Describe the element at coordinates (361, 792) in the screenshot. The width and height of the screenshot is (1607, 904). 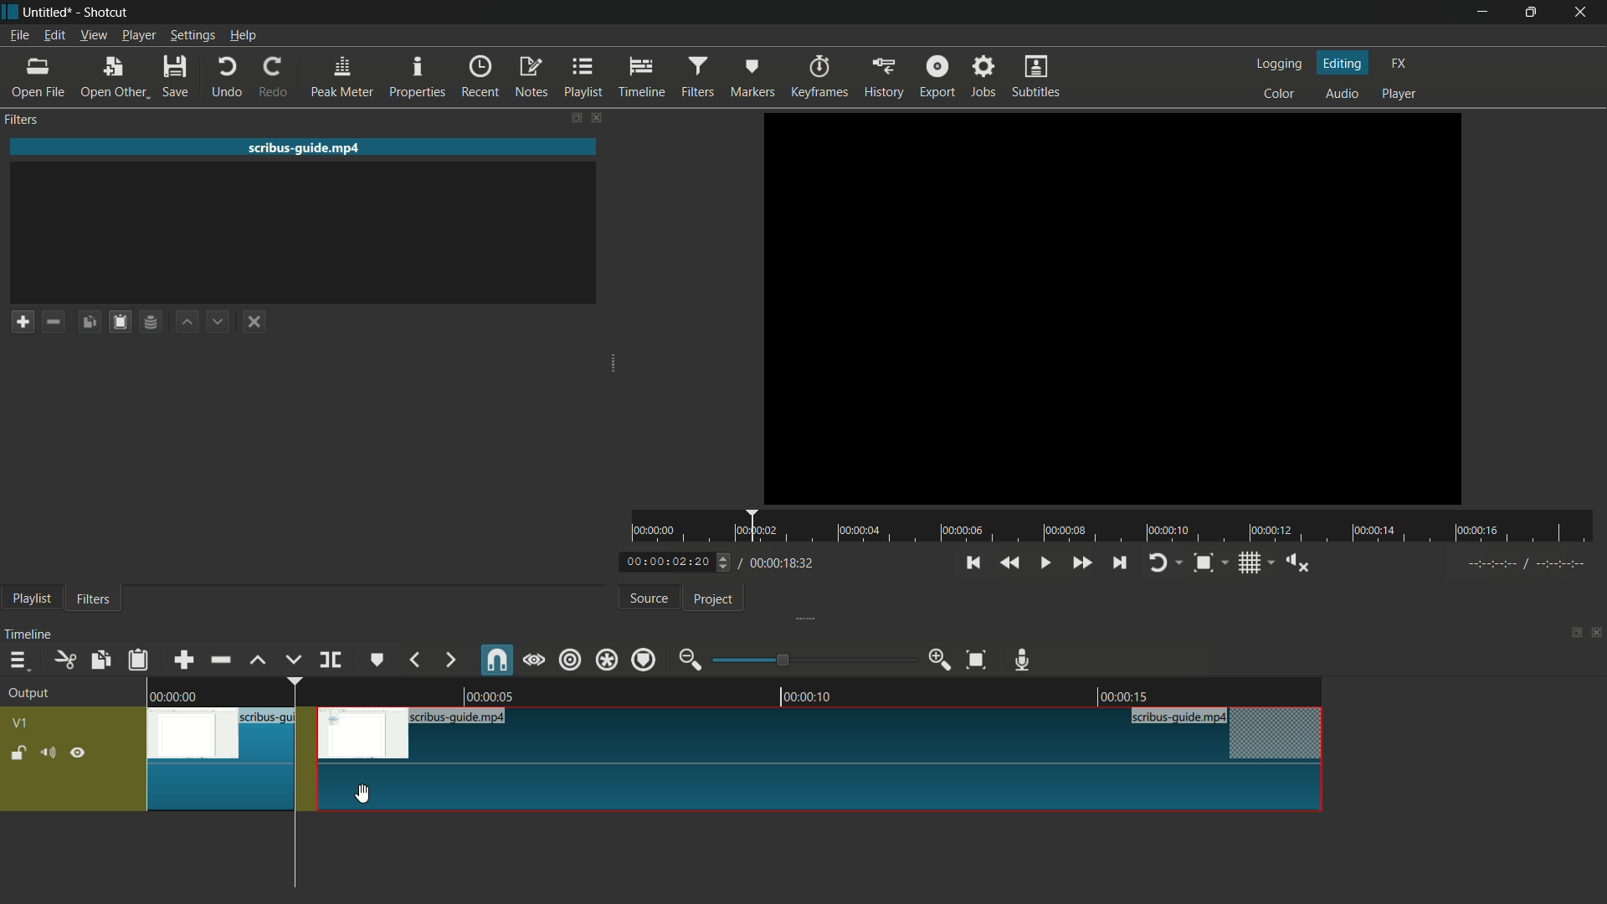
I see `cursor` at that location.